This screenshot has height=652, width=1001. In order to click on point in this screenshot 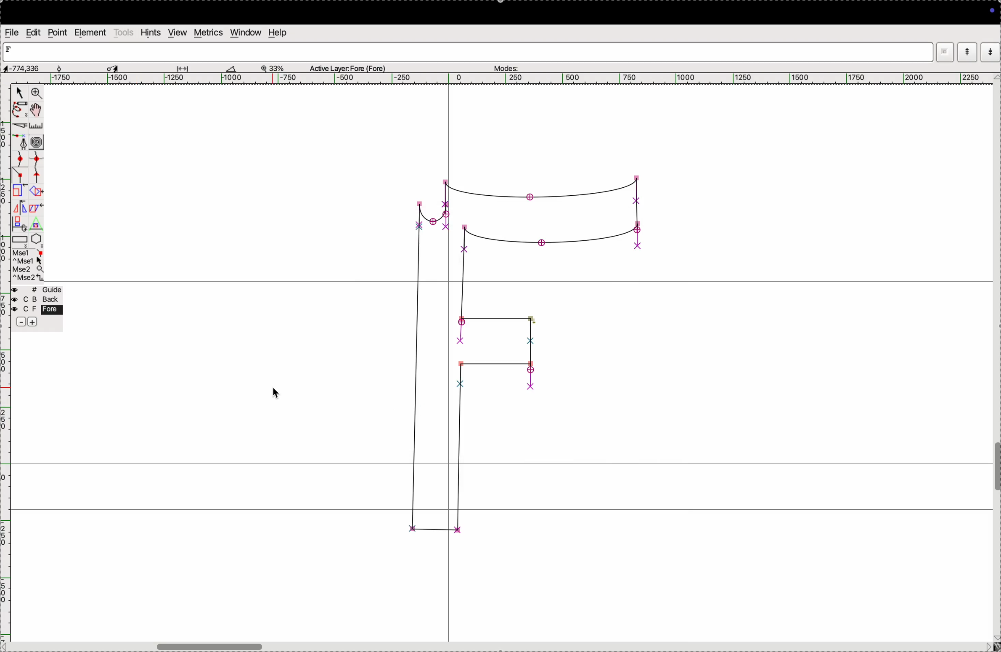, I will do `click(57, 34)`.